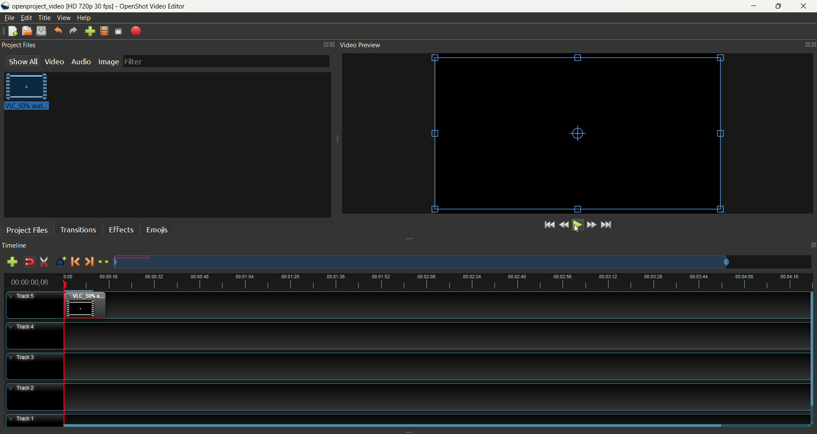 This screenshot has height=434, width=817. Describe the element at coordinates (157, 229) in the screenshot. I see `emojis` at that location.